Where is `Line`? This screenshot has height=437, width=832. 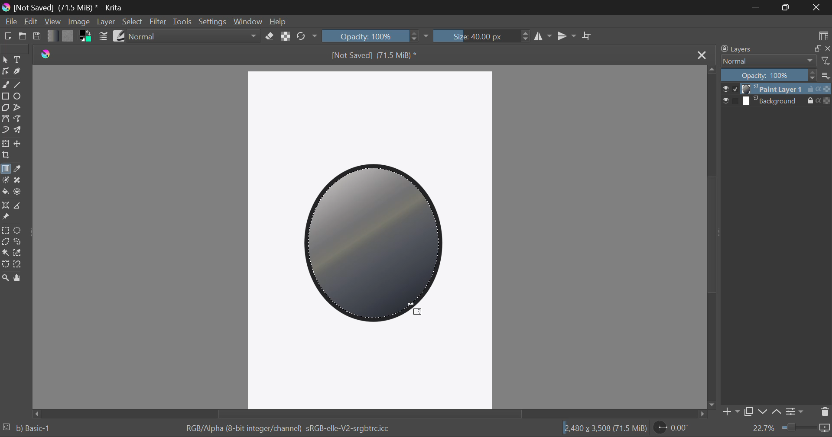
Line is located at coordinates (19, 85).